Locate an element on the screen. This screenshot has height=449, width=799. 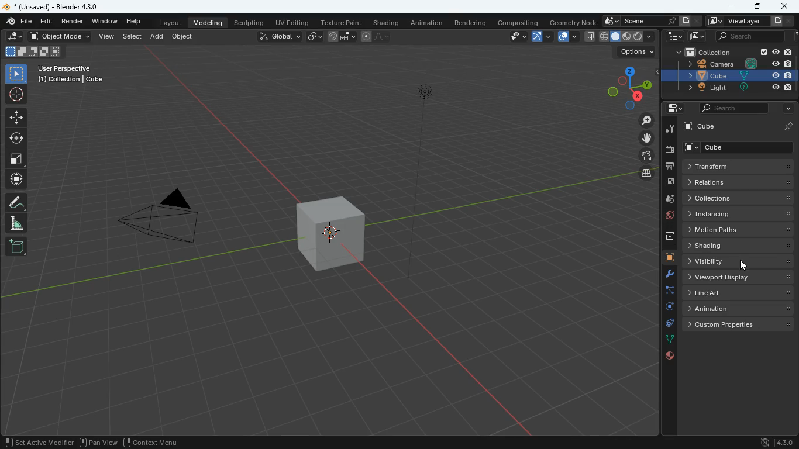
collection is located at coordinates (729, 51).